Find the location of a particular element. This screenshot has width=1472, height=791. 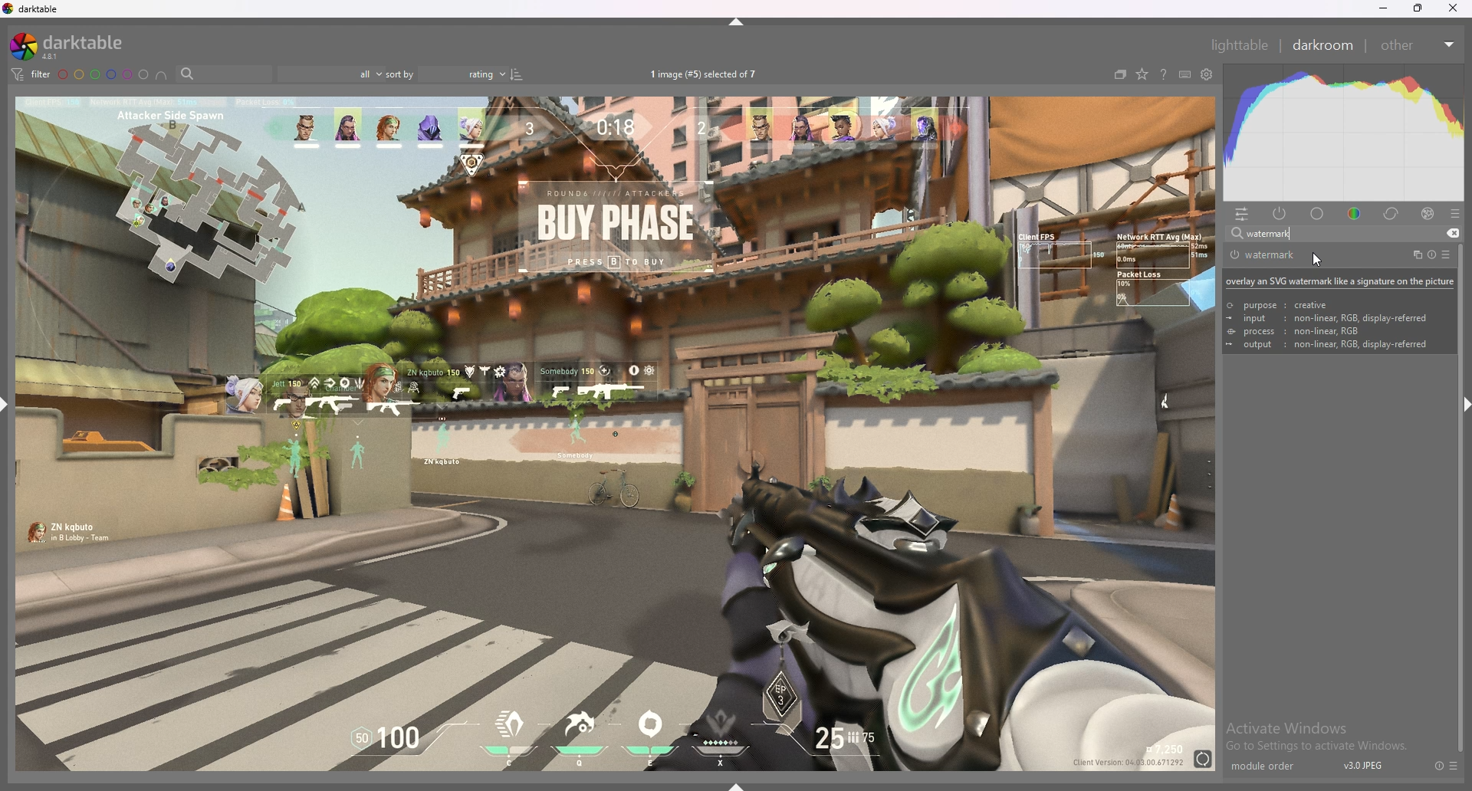

show is located at coordinates (742, 783).